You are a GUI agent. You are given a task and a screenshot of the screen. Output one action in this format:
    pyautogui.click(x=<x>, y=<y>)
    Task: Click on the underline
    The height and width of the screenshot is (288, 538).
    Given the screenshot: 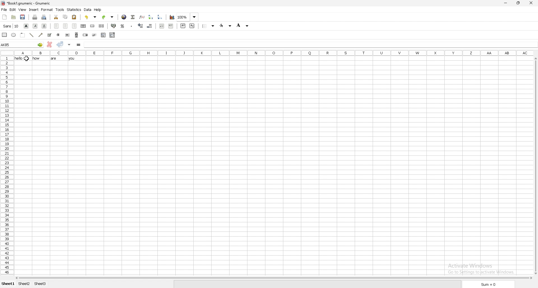 What is the action you would take?
    pyautogui.click(x=44, y=26)
    